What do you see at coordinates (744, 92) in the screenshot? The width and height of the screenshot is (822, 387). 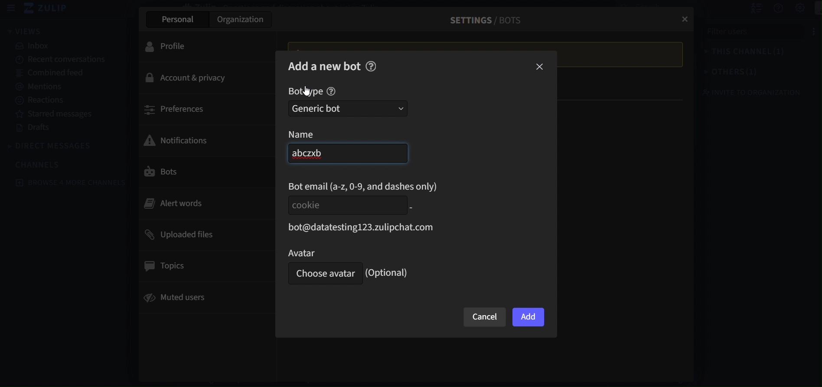 I see `invite to organization` at bounding box center [744, 92].